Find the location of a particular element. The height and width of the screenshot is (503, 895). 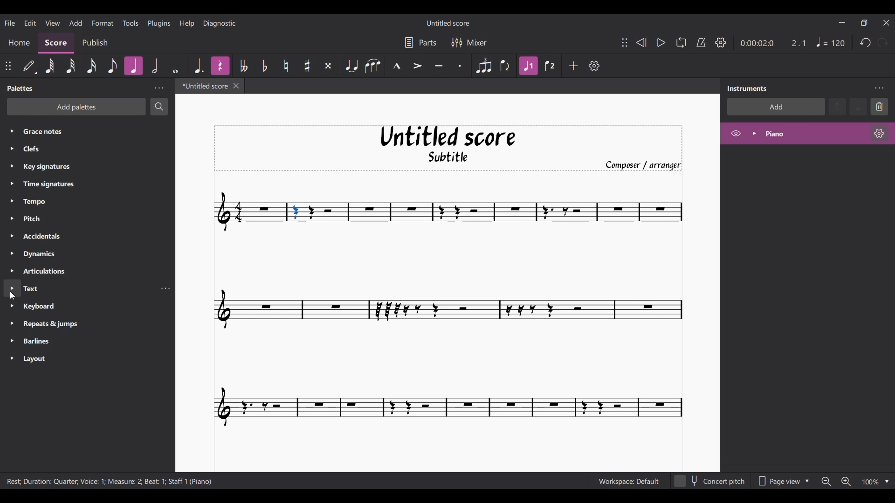

Search is located at coordinates (159, 106).